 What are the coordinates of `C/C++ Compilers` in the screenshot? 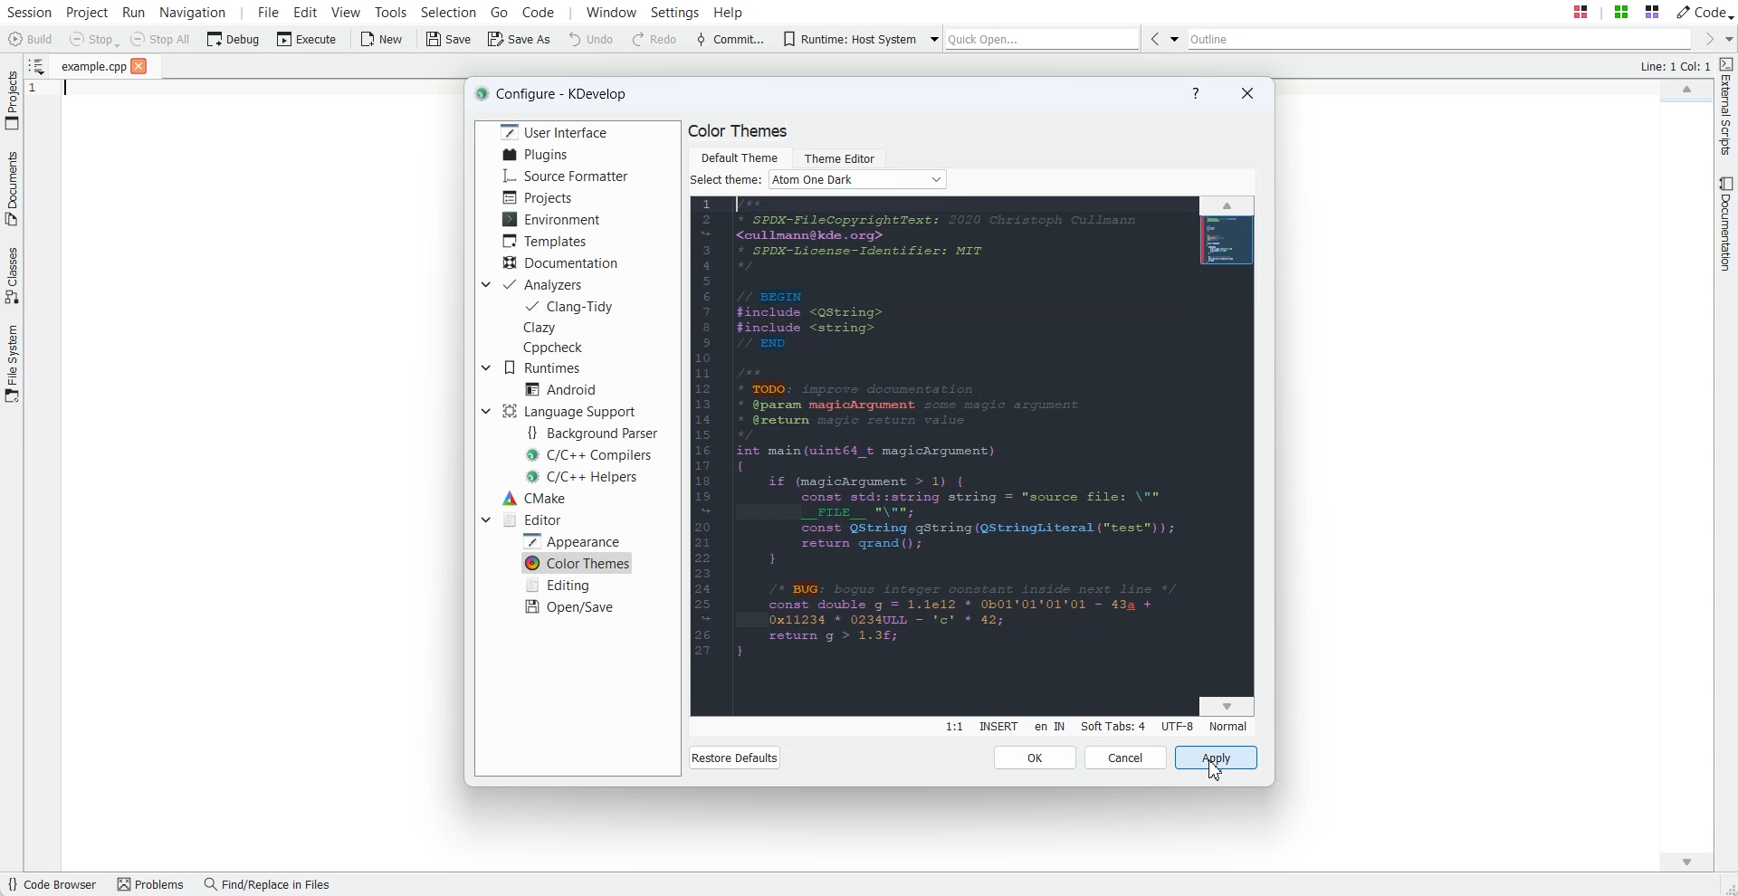 It's located at (590, 455).